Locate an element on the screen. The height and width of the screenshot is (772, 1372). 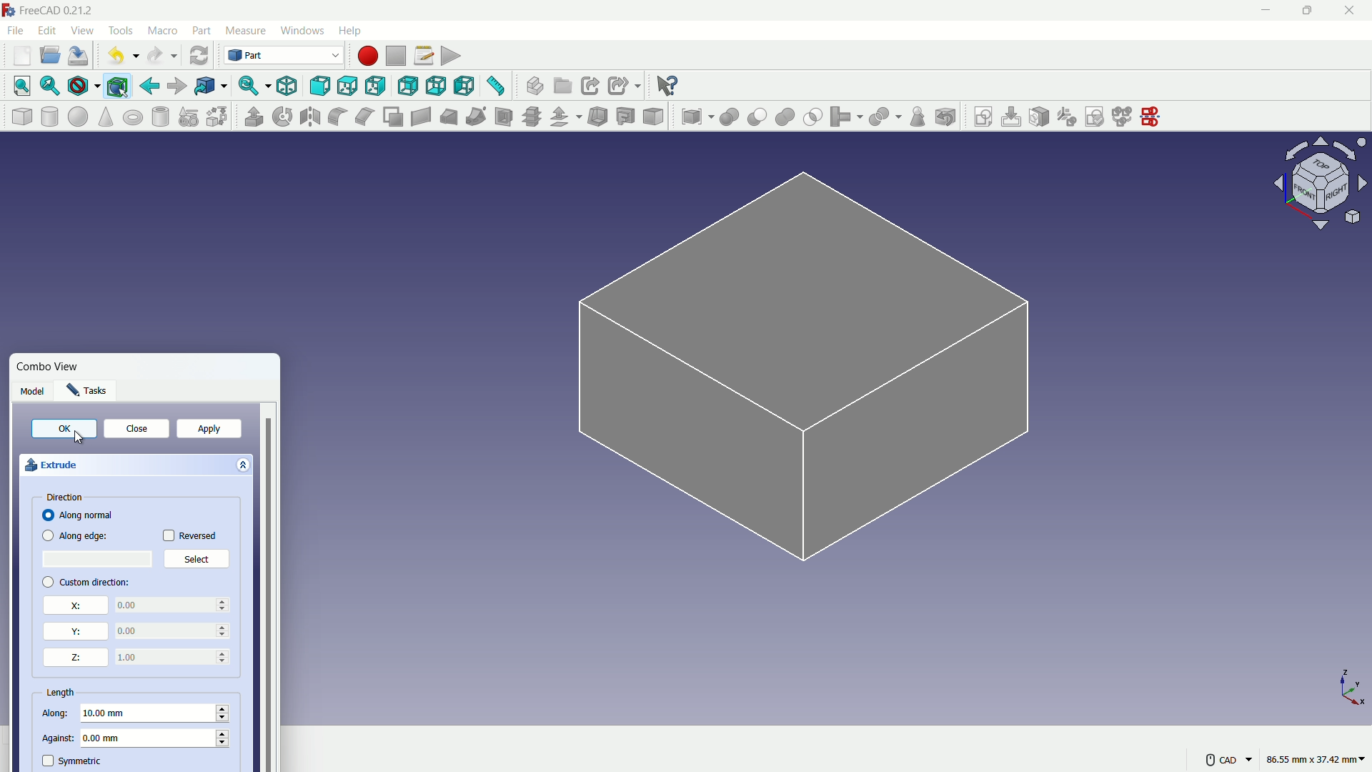
go to linked objects is located at coordinates (212, 85).